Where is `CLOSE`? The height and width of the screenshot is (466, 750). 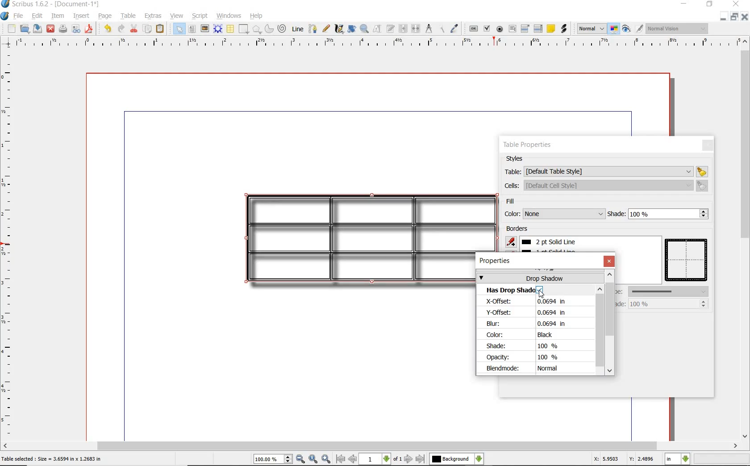
CLOSE is located at coordinates (736, 4).